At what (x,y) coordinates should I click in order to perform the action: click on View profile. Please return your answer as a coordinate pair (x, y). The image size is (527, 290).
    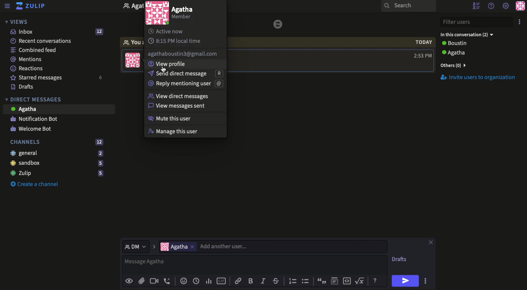
    Looking at the image, I should click on (168, 64).